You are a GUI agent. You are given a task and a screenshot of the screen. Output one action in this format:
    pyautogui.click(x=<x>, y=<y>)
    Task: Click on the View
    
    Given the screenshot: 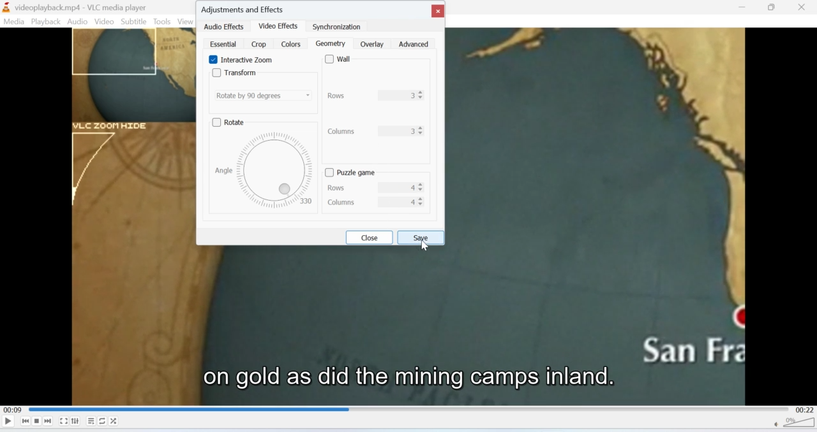 What is the action you would take?
    pyautogui.click(x=186, y=22)
    